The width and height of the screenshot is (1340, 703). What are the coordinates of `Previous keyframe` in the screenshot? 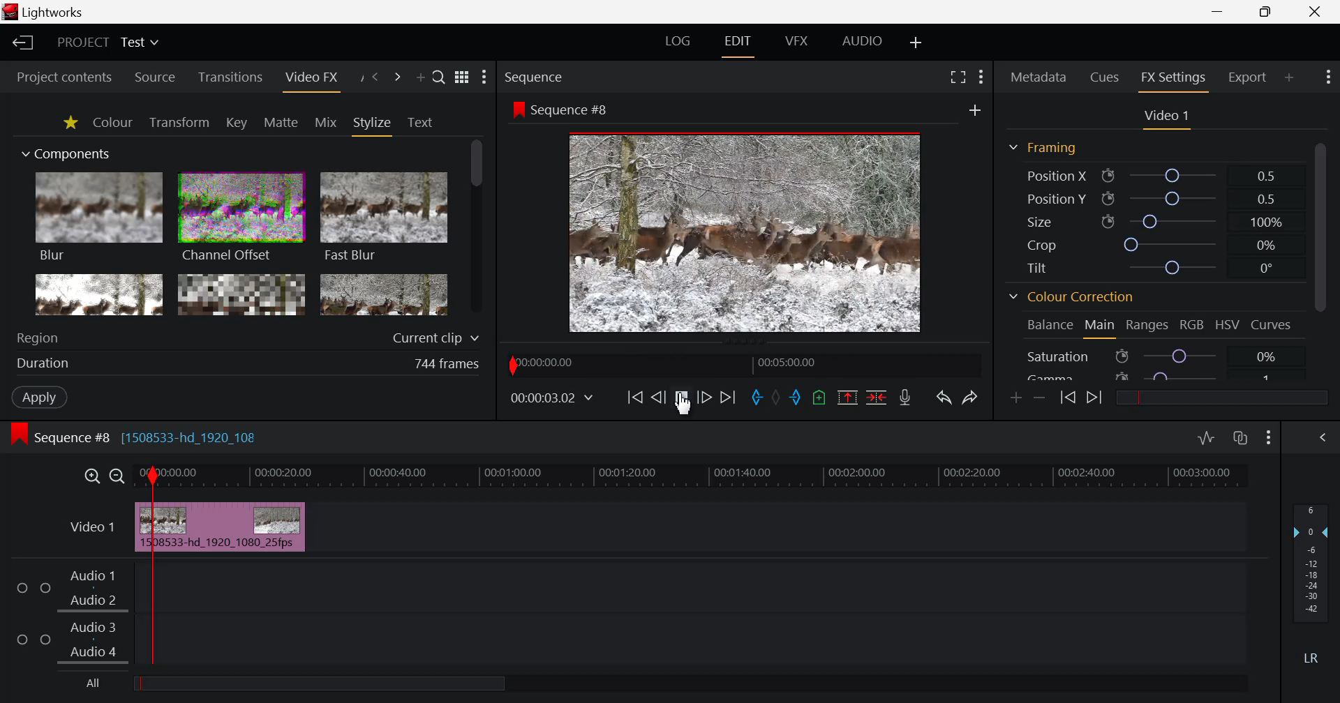 It's located at (1066, 398).